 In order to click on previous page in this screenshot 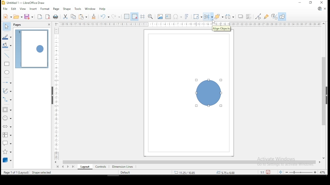, I will do `click(64, 166)`.